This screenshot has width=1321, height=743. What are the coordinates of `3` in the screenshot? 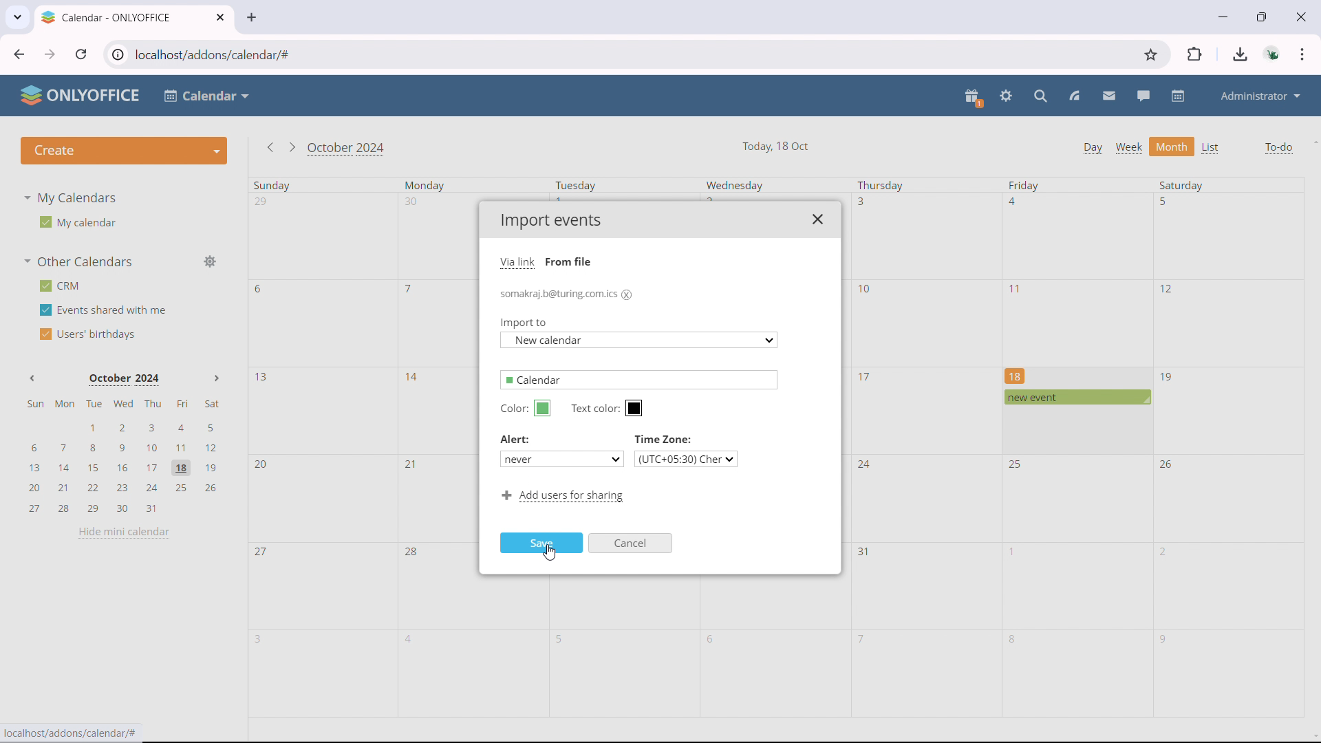 It's located at (861, 201).